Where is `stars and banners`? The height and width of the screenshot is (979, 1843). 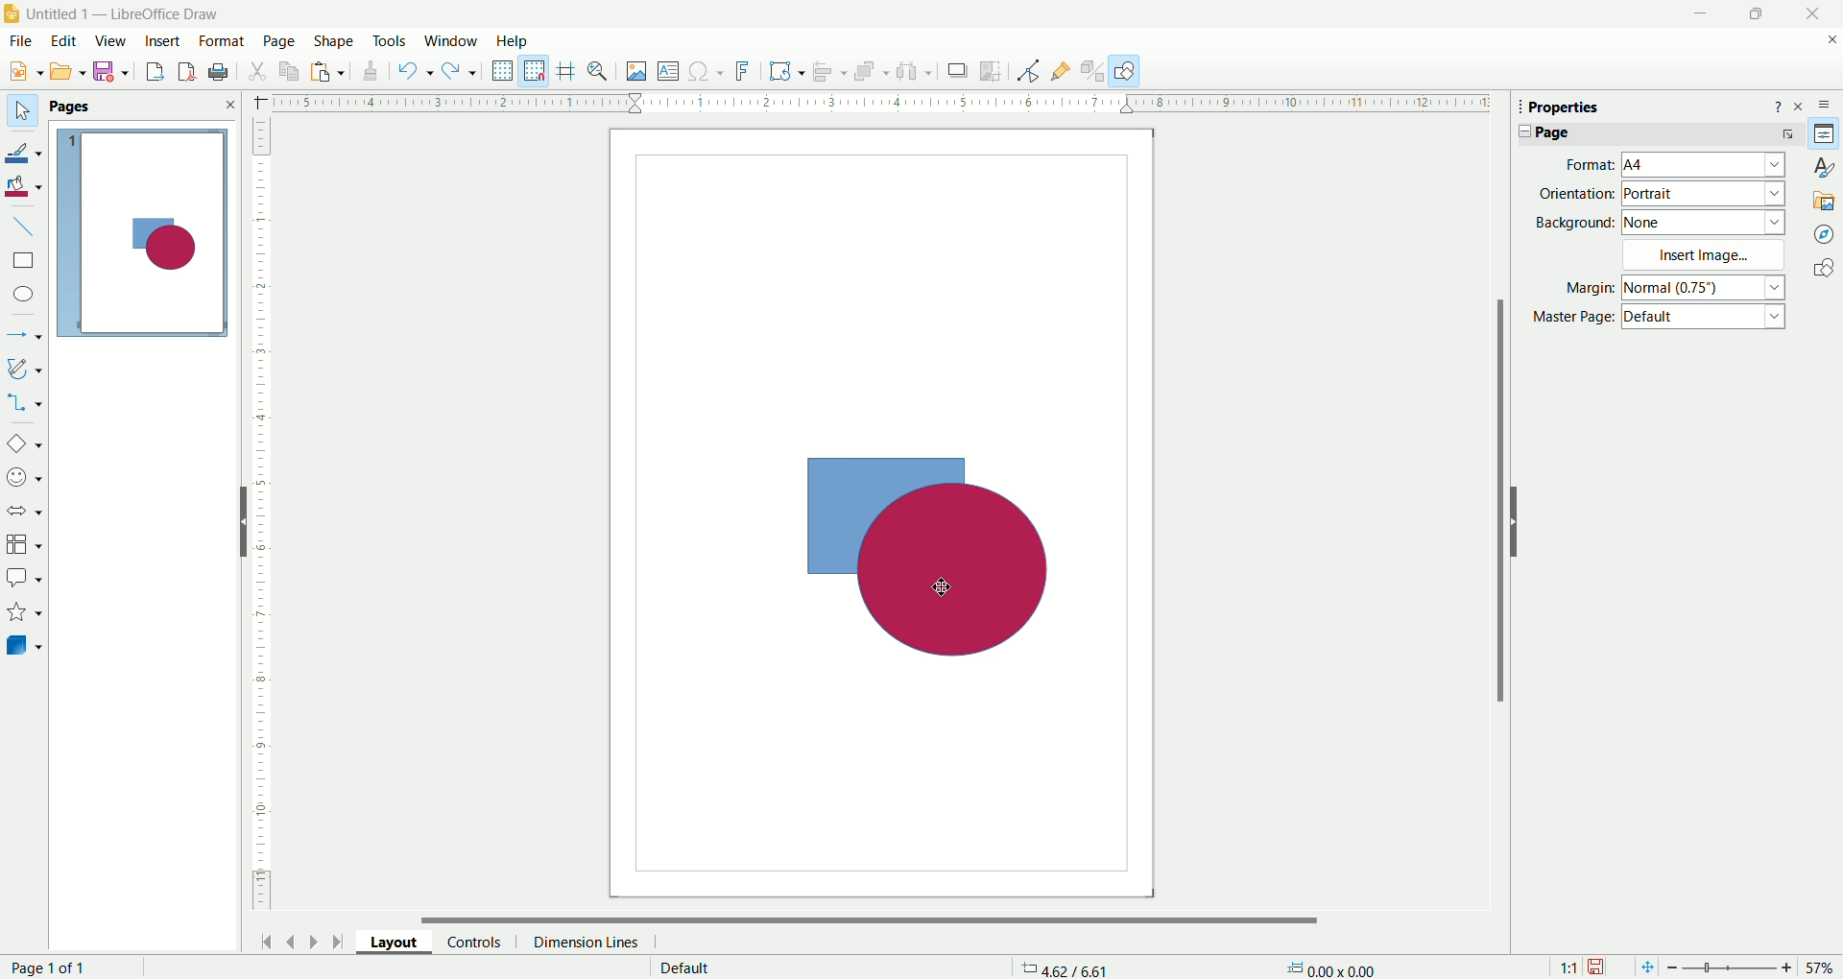 stars and banners is located at coordinates (24, 612).